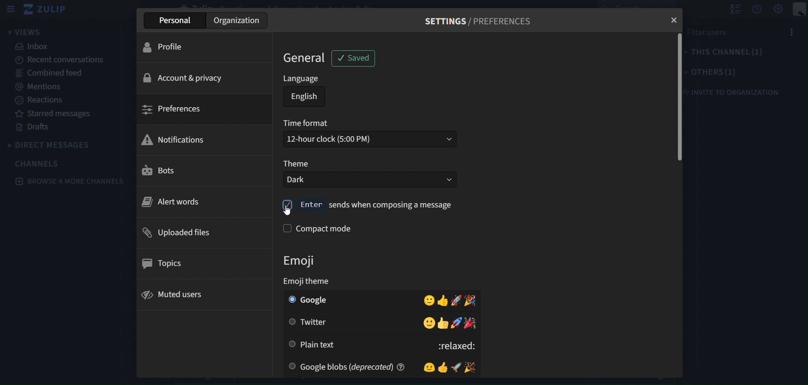 Image resolution: width=808 pixels, height=385 pixels. I want to click on enter sends when composing message, so click(367, 204).